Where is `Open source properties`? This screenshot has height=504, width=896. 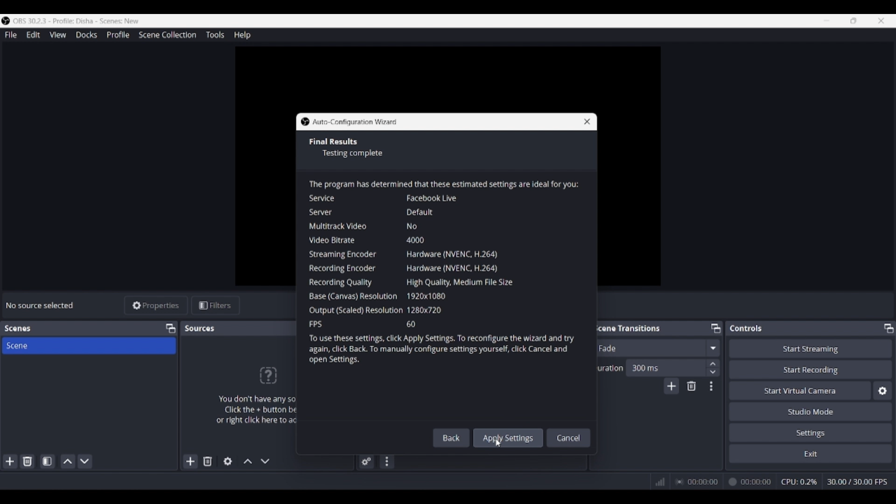 Open source properties is located at coordinates (228, 462).